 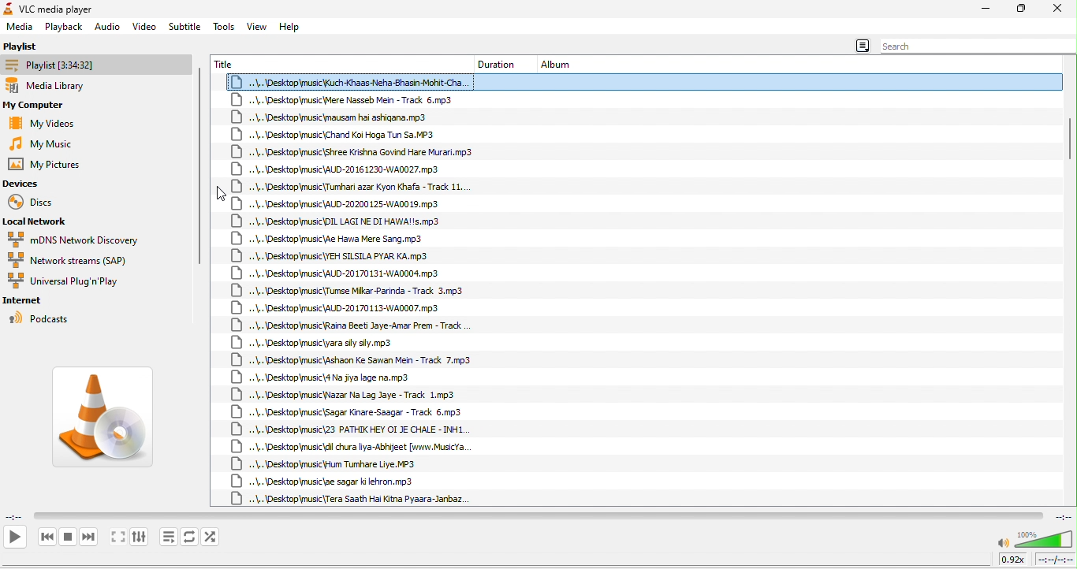 I want to click on maximize, so click(x=1022, y=9).